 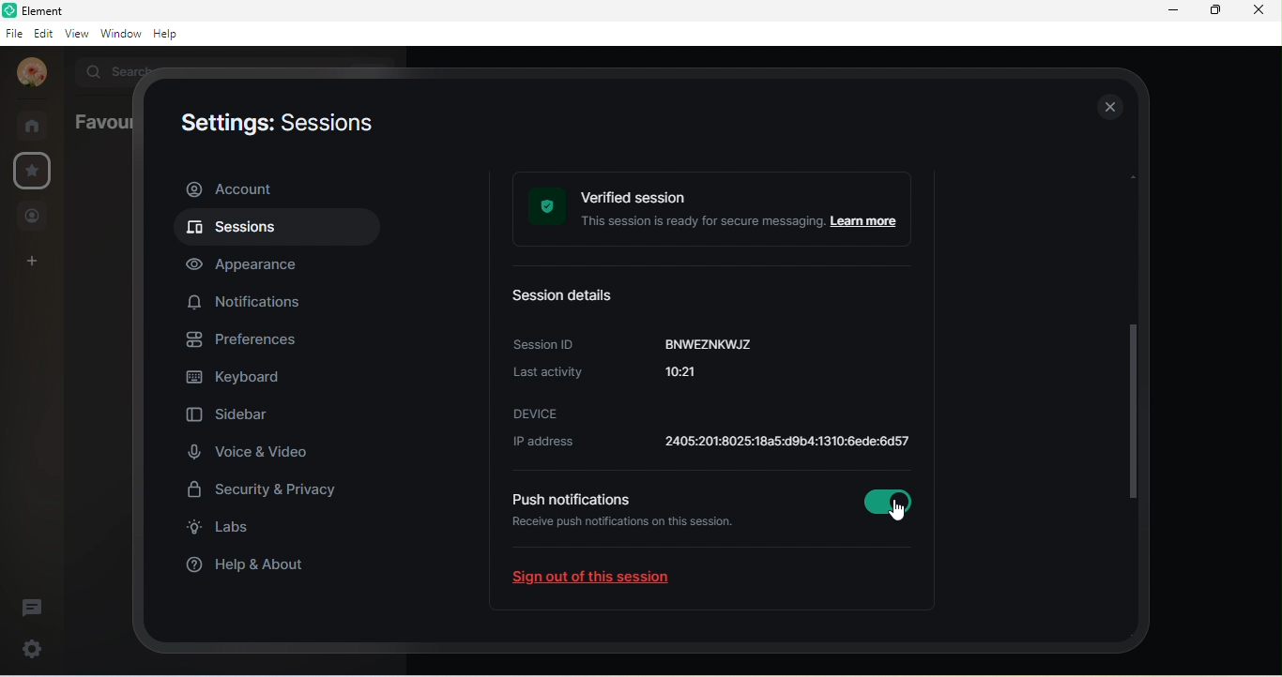 I want to click on session id: BNWEZNKWJZ, so click(x=637, y=343).